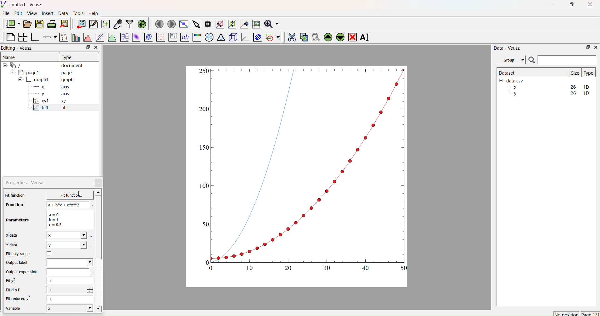  I want to click on Select items, so click(196, 24).